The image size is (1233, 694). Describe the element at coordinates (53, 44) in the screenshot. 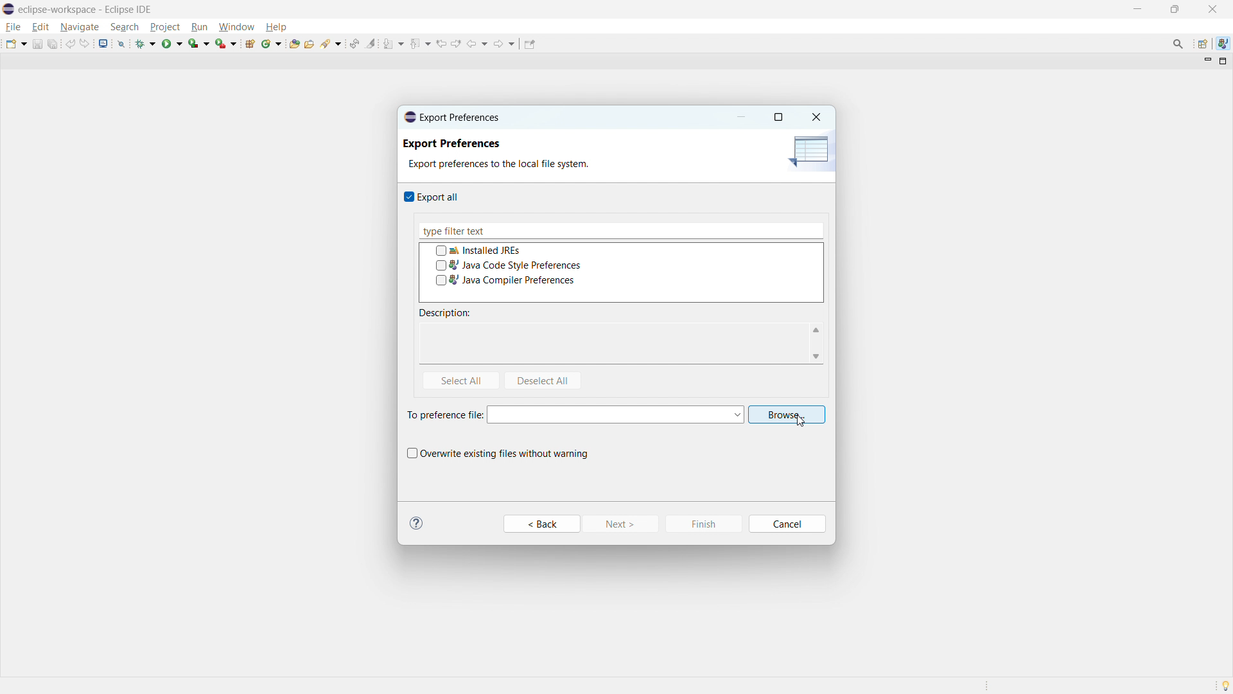

I see `save all` at that location.